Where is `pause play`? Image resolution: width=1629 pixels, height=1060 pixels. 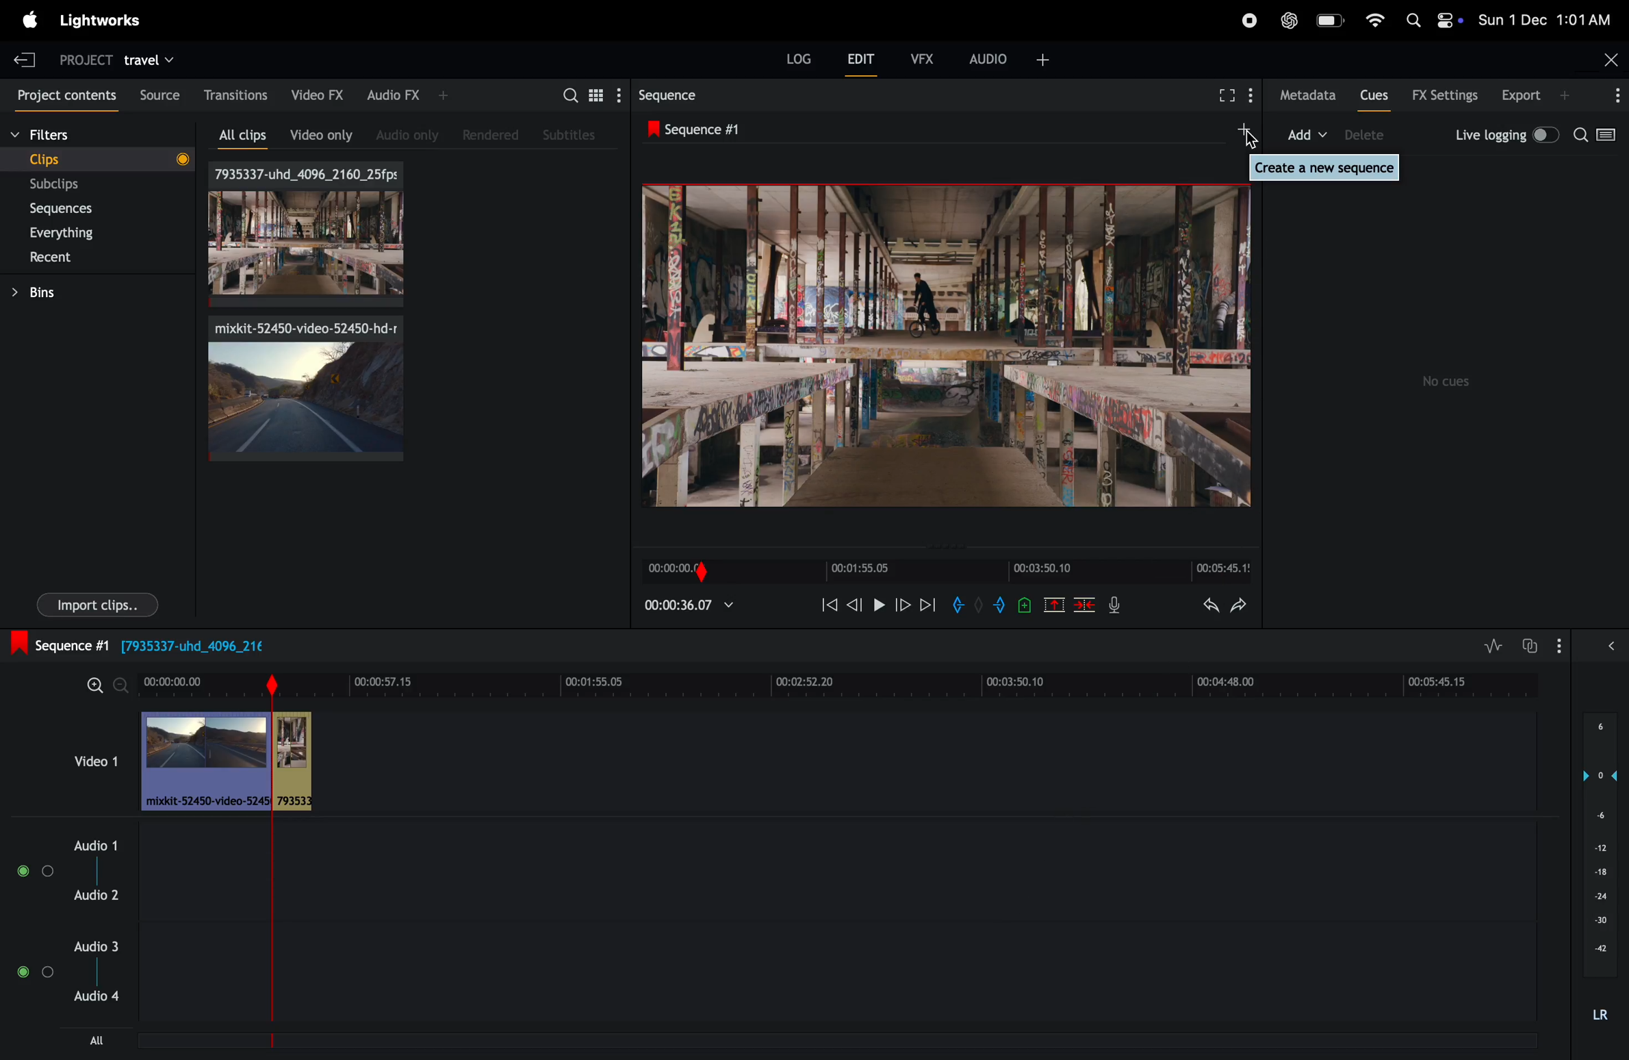 pause play is located at coordinates (877, 603).